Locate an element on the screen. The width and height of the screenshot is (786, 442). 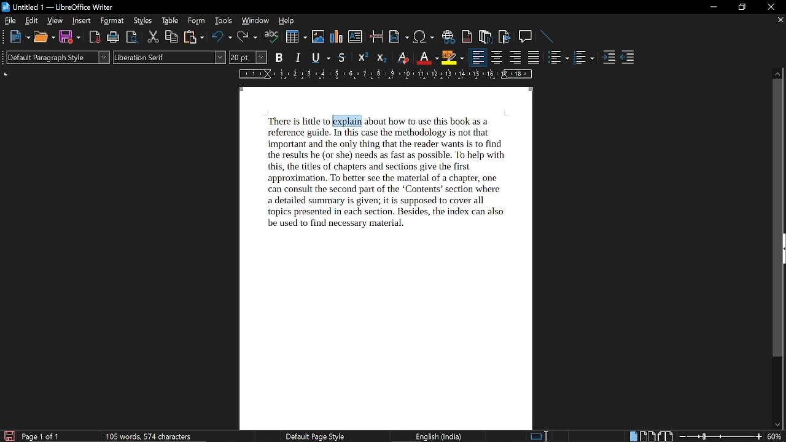
toggle unordered list is located at coordinates (583, 58).